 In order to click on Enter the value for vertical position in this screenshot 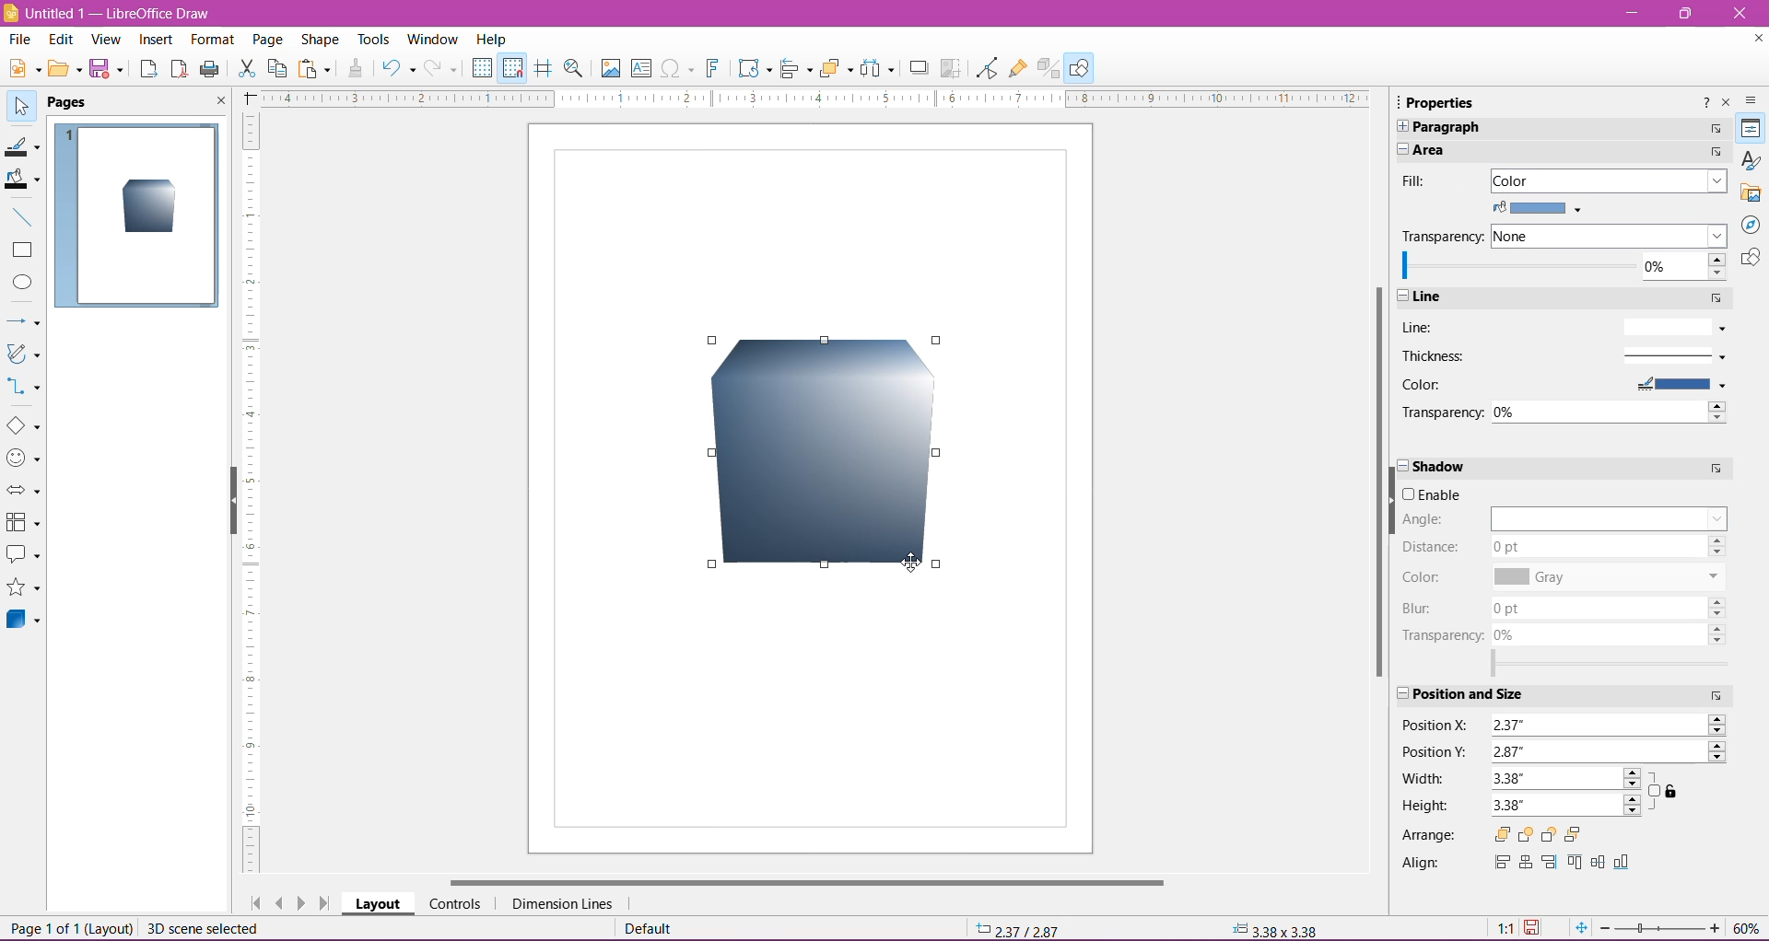, I will do `click(1608, 749)`.